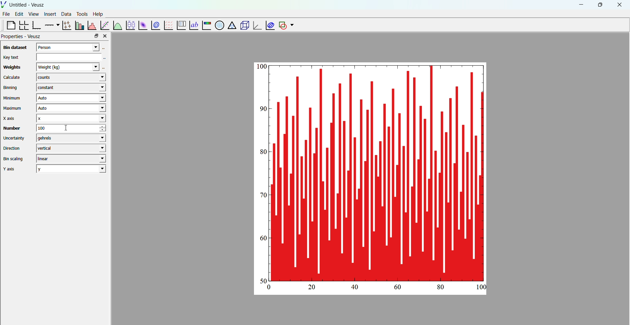  What do you see at coordinates (51, 25) in the screenshot?
I see `add an axis to a plot` at bounding box center [51, 25].